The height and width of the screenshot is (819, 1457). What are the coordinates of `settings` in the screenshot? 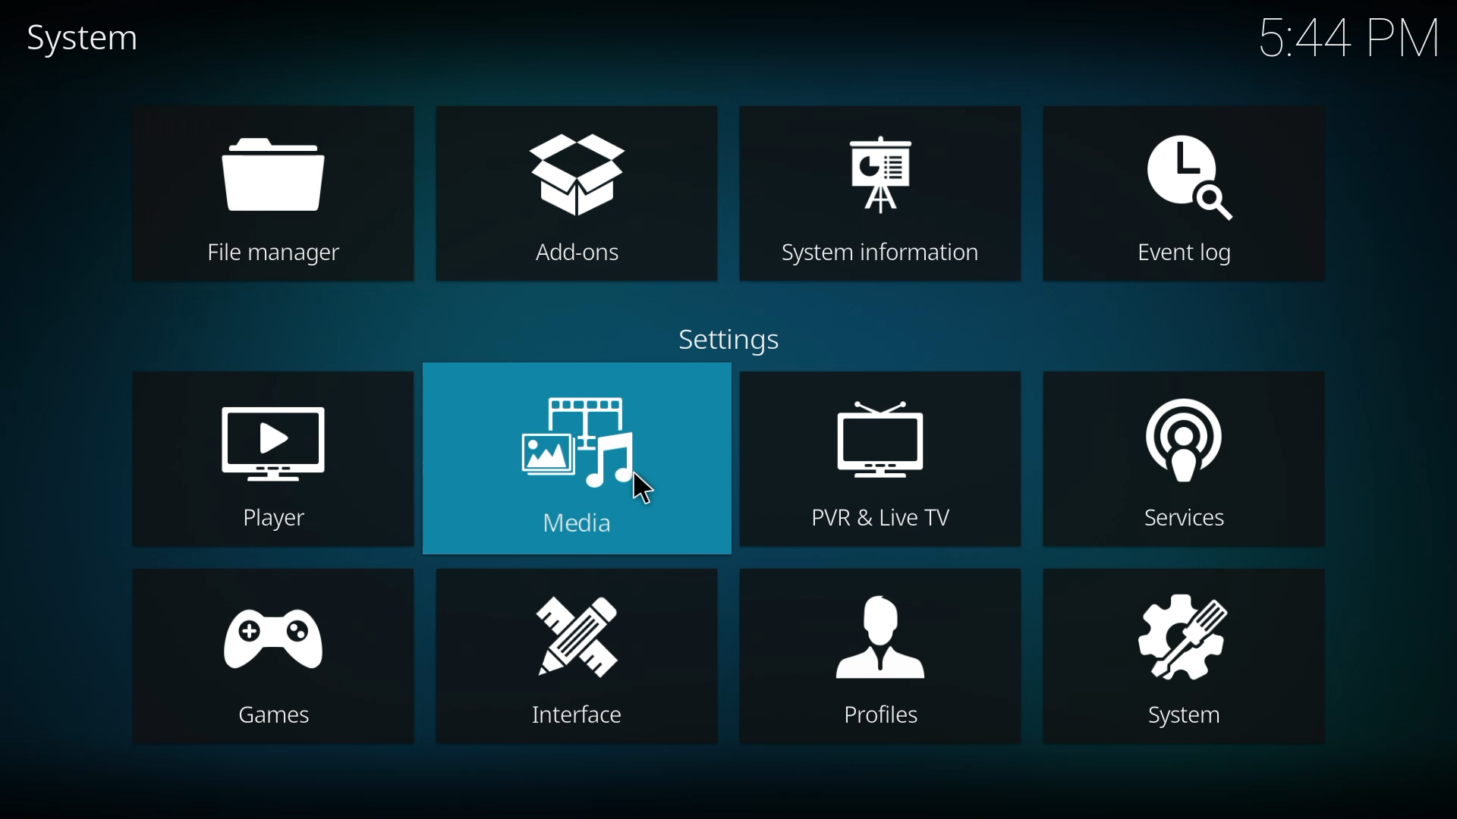 It's located at (722, 342).